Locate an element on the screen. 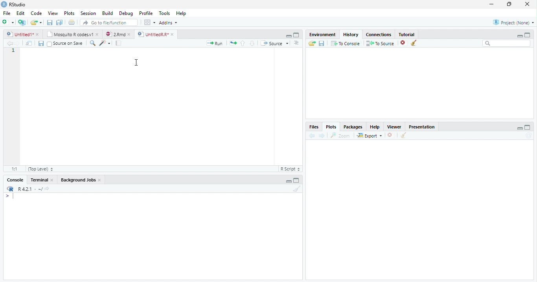 Image resolution: width=537 pixels, height=282 pixels. R is located at coordinates (10, 189).